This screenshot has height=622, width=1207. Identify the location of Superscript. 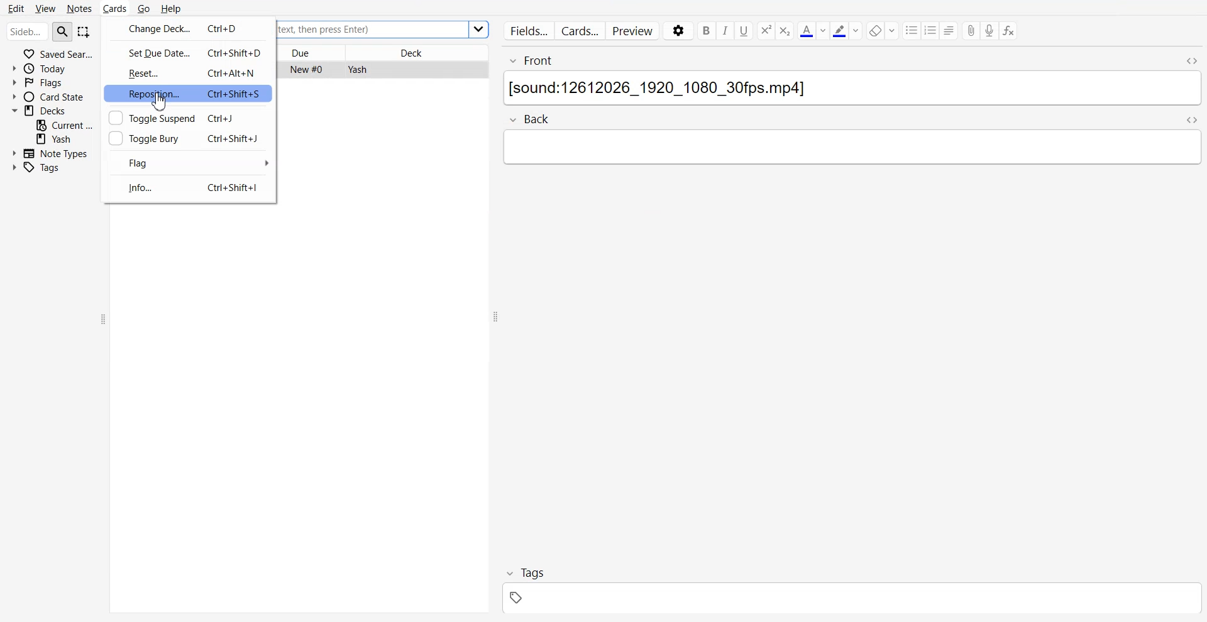
(786, 31).